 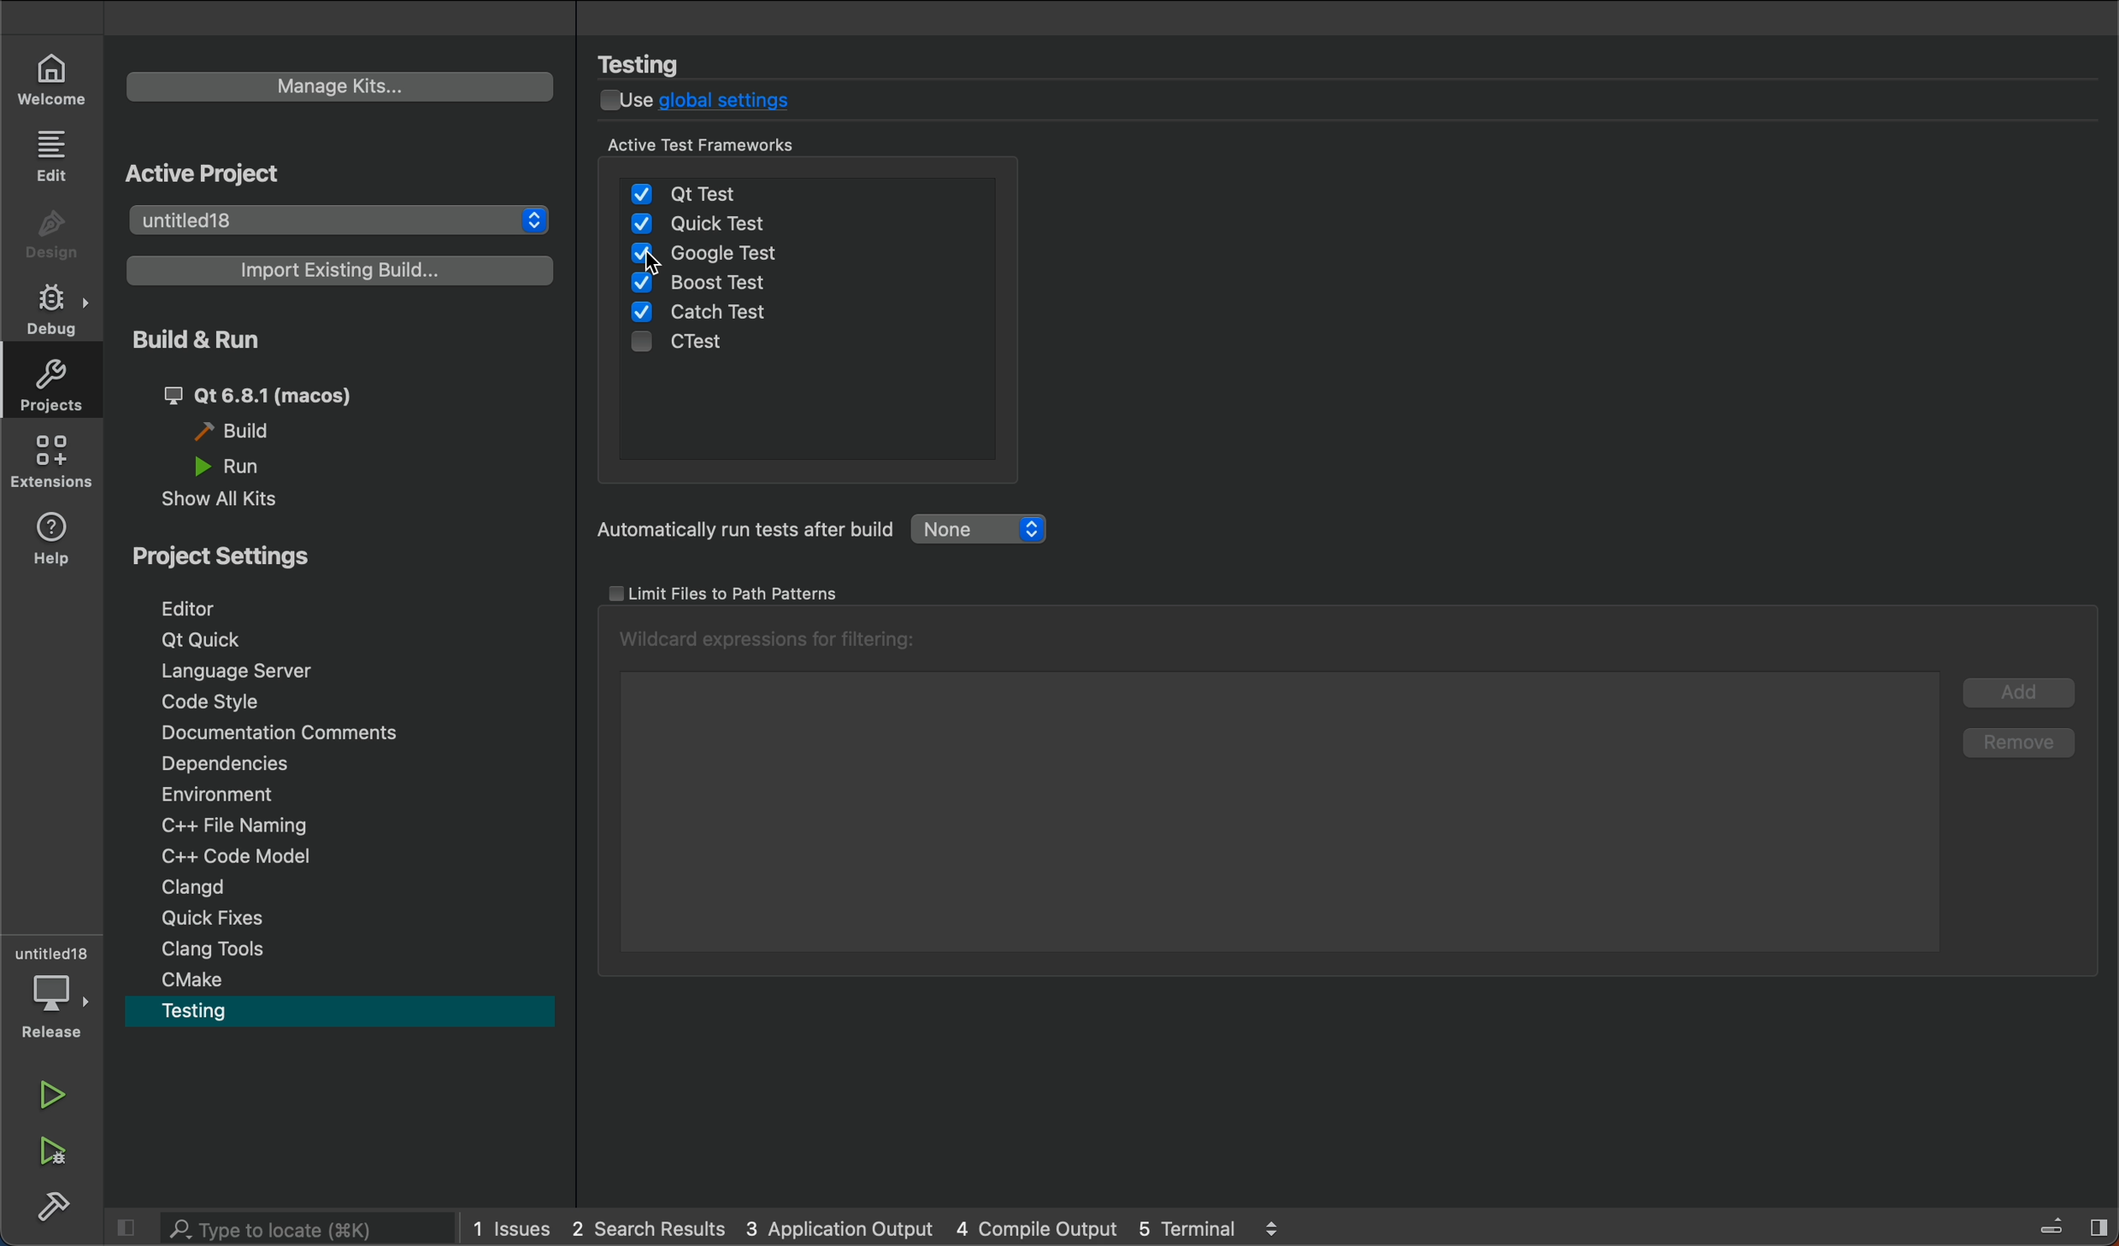 I want to click on cmake, so click(x=341, y=981).